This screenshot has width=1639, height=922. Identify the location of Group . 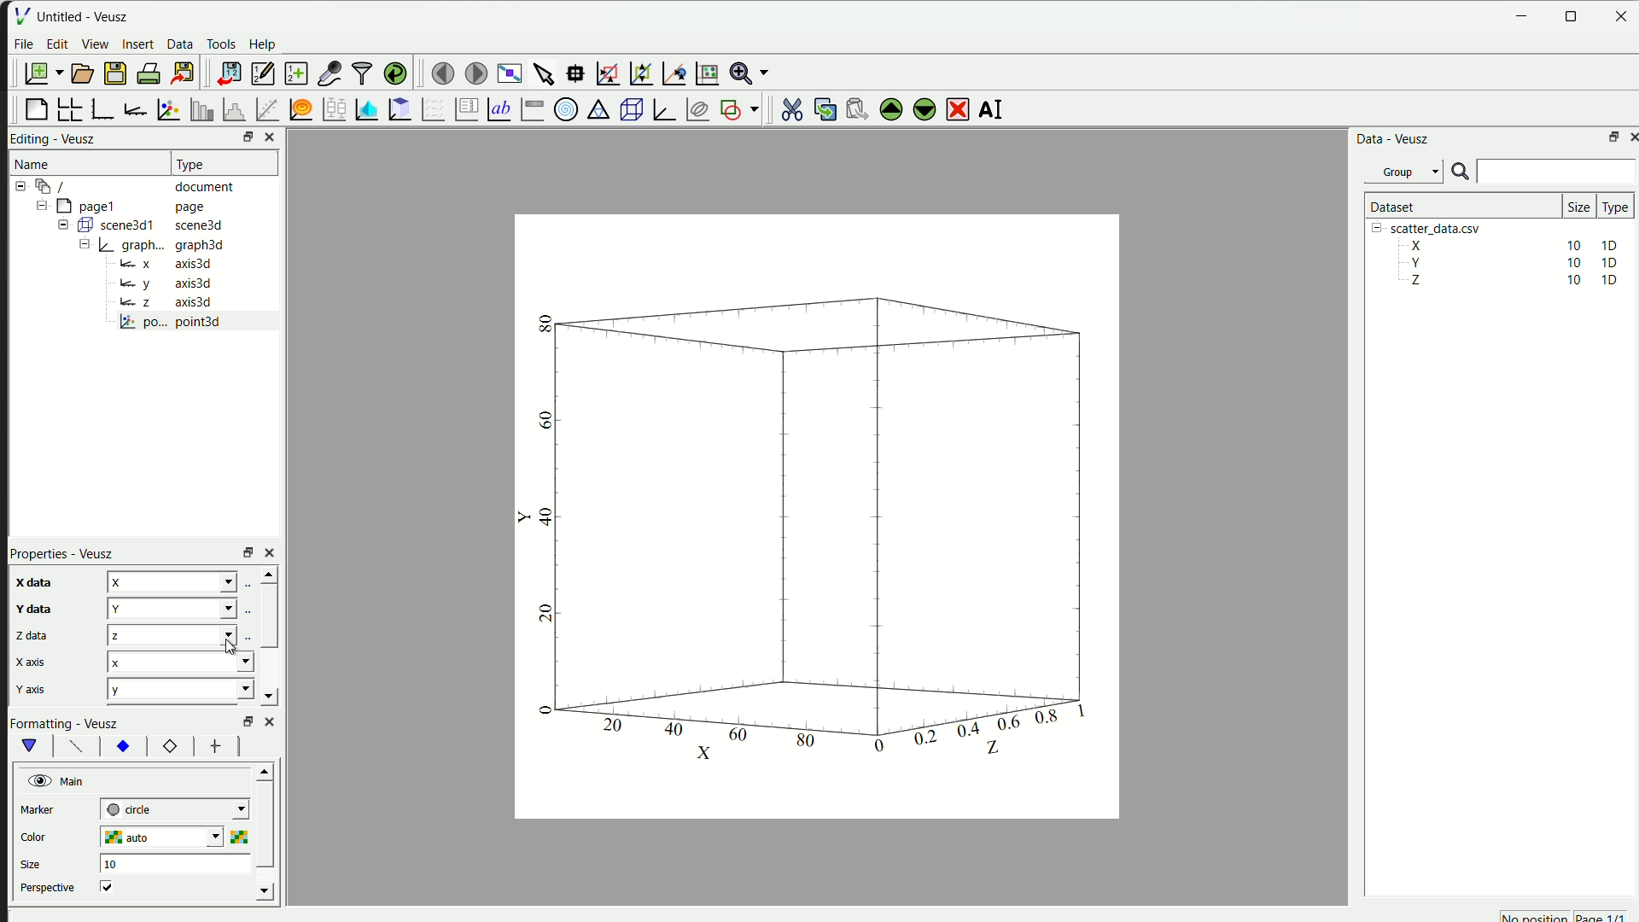
(1403, 173).